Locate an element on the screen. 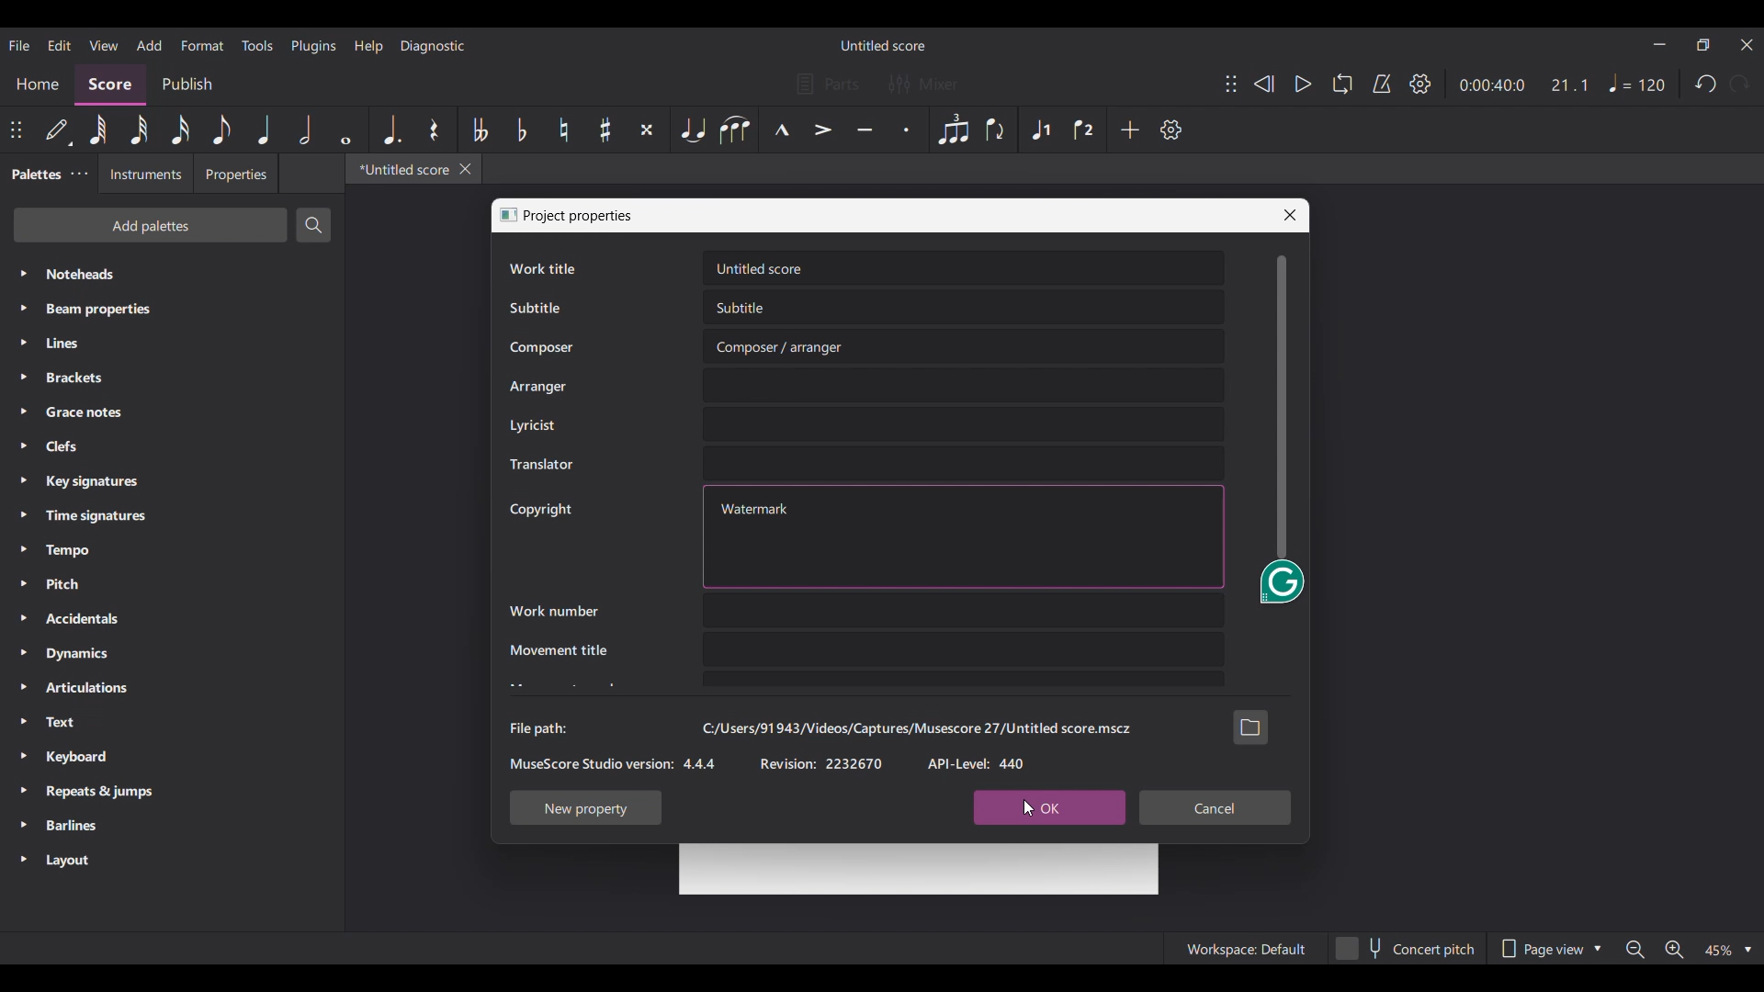 This screenshot has height=992, width=1764. Text is located at coordinates (172, 722).